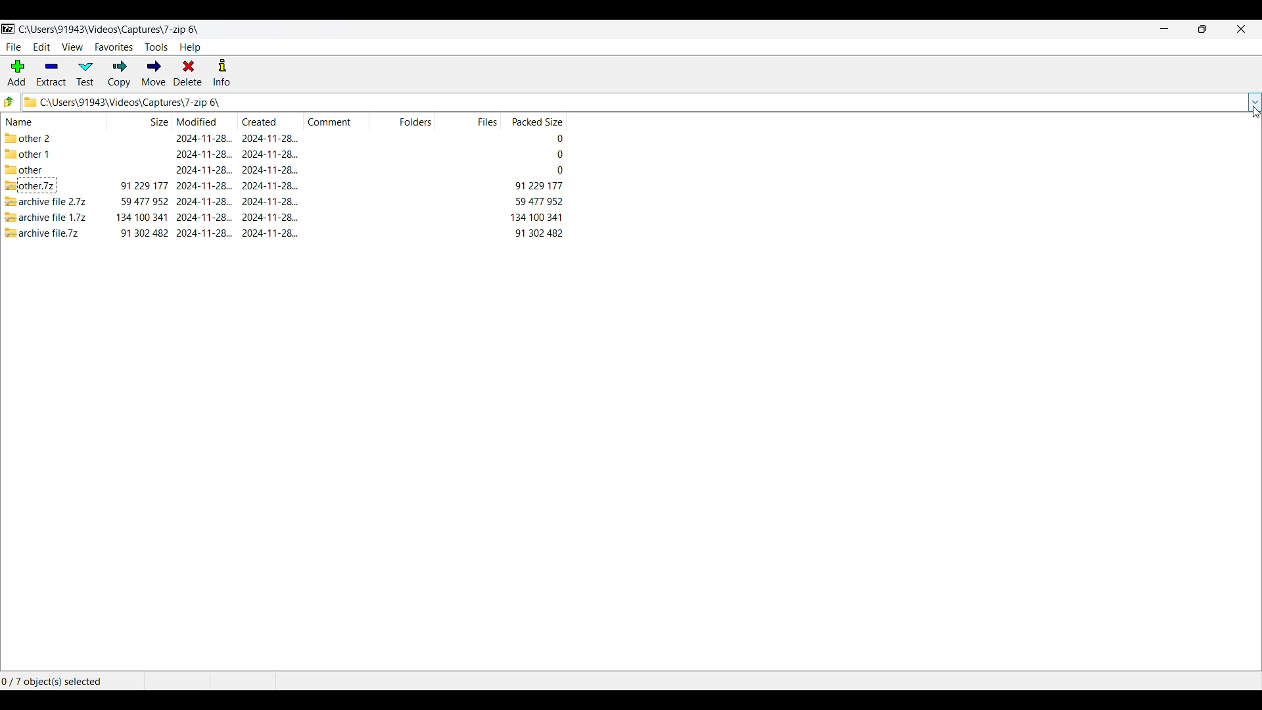  What do you see at coordinates (156, 47) in the screenshot?
I see `Tools menu` at bounding box center [156, 47].